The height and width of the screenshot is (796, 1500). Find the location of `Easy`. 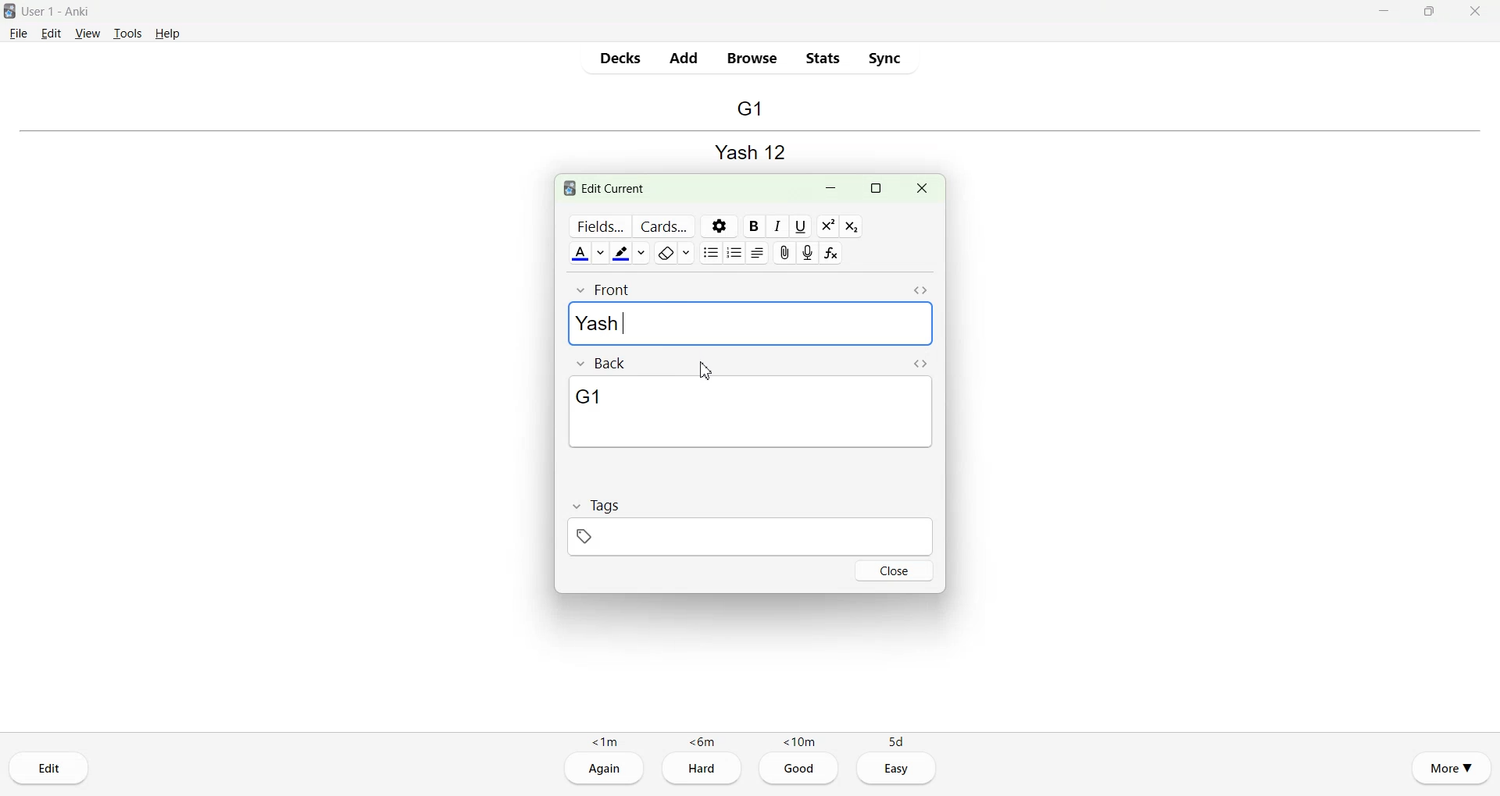

Easy is located at coordinates (898, 769).